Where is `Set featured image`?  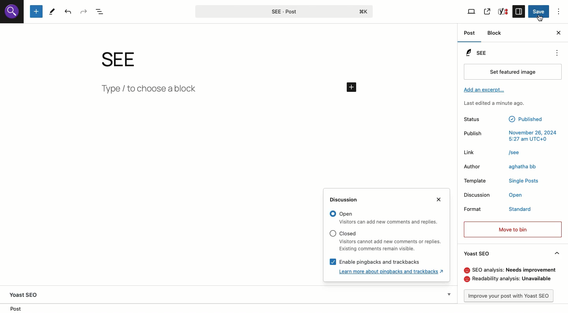 Set featured image is located at coordinates (512, 73).